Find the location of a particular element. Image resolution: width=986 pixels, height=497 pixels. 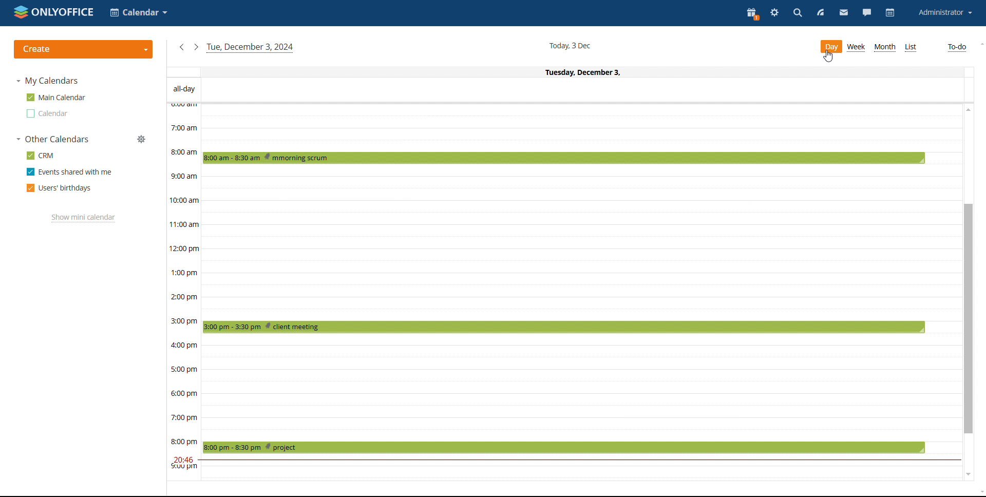

week view is located at coordinates (857, 48).